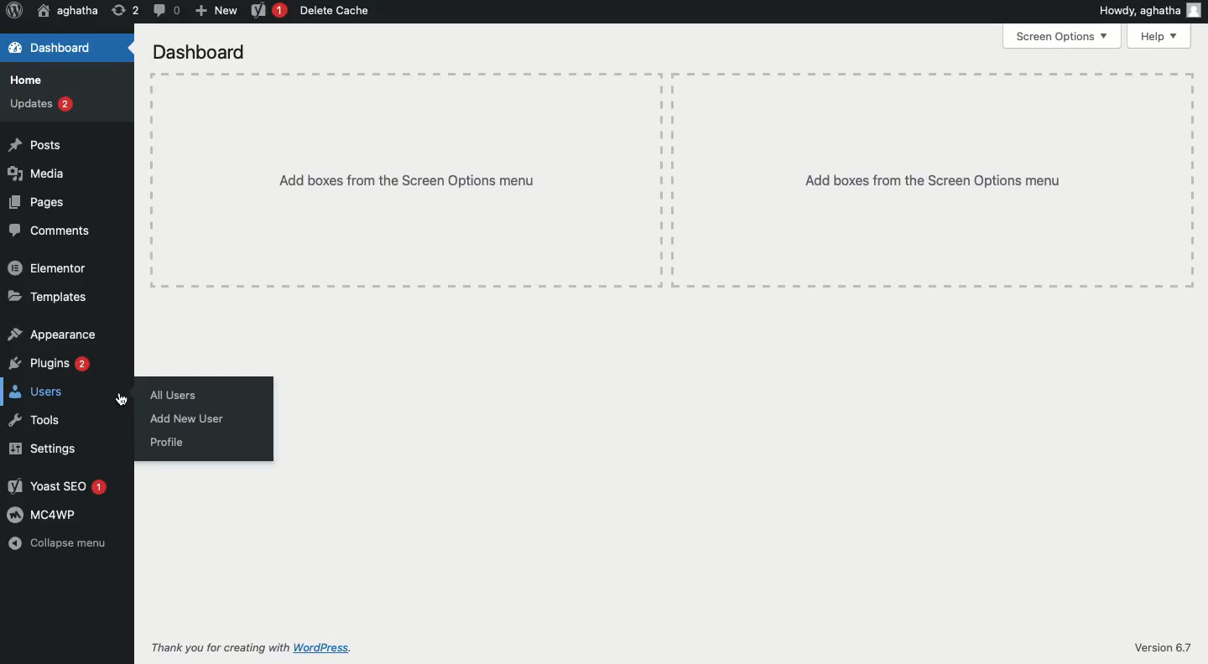 Image resolution: width=1208 pixels, height=664 pixels. What do you see at coordinates (1160, 647) in the screenshot?
I see `Version 6.7` at bounding box center [1160, 647].